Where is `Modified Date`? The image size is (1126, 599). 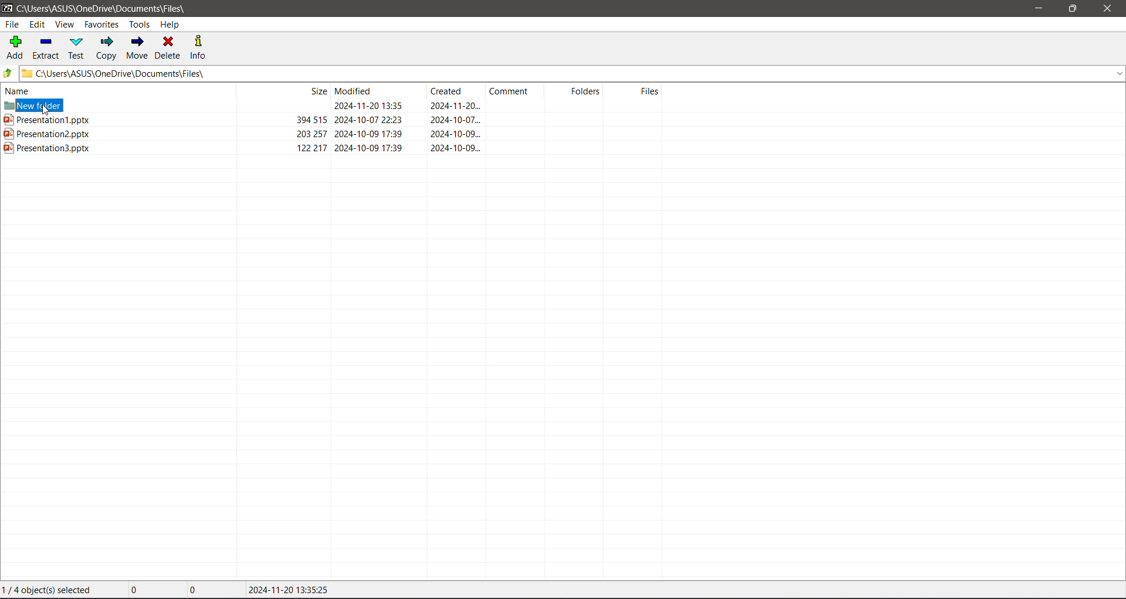
Modified Date is located at coordinates (379, 91).